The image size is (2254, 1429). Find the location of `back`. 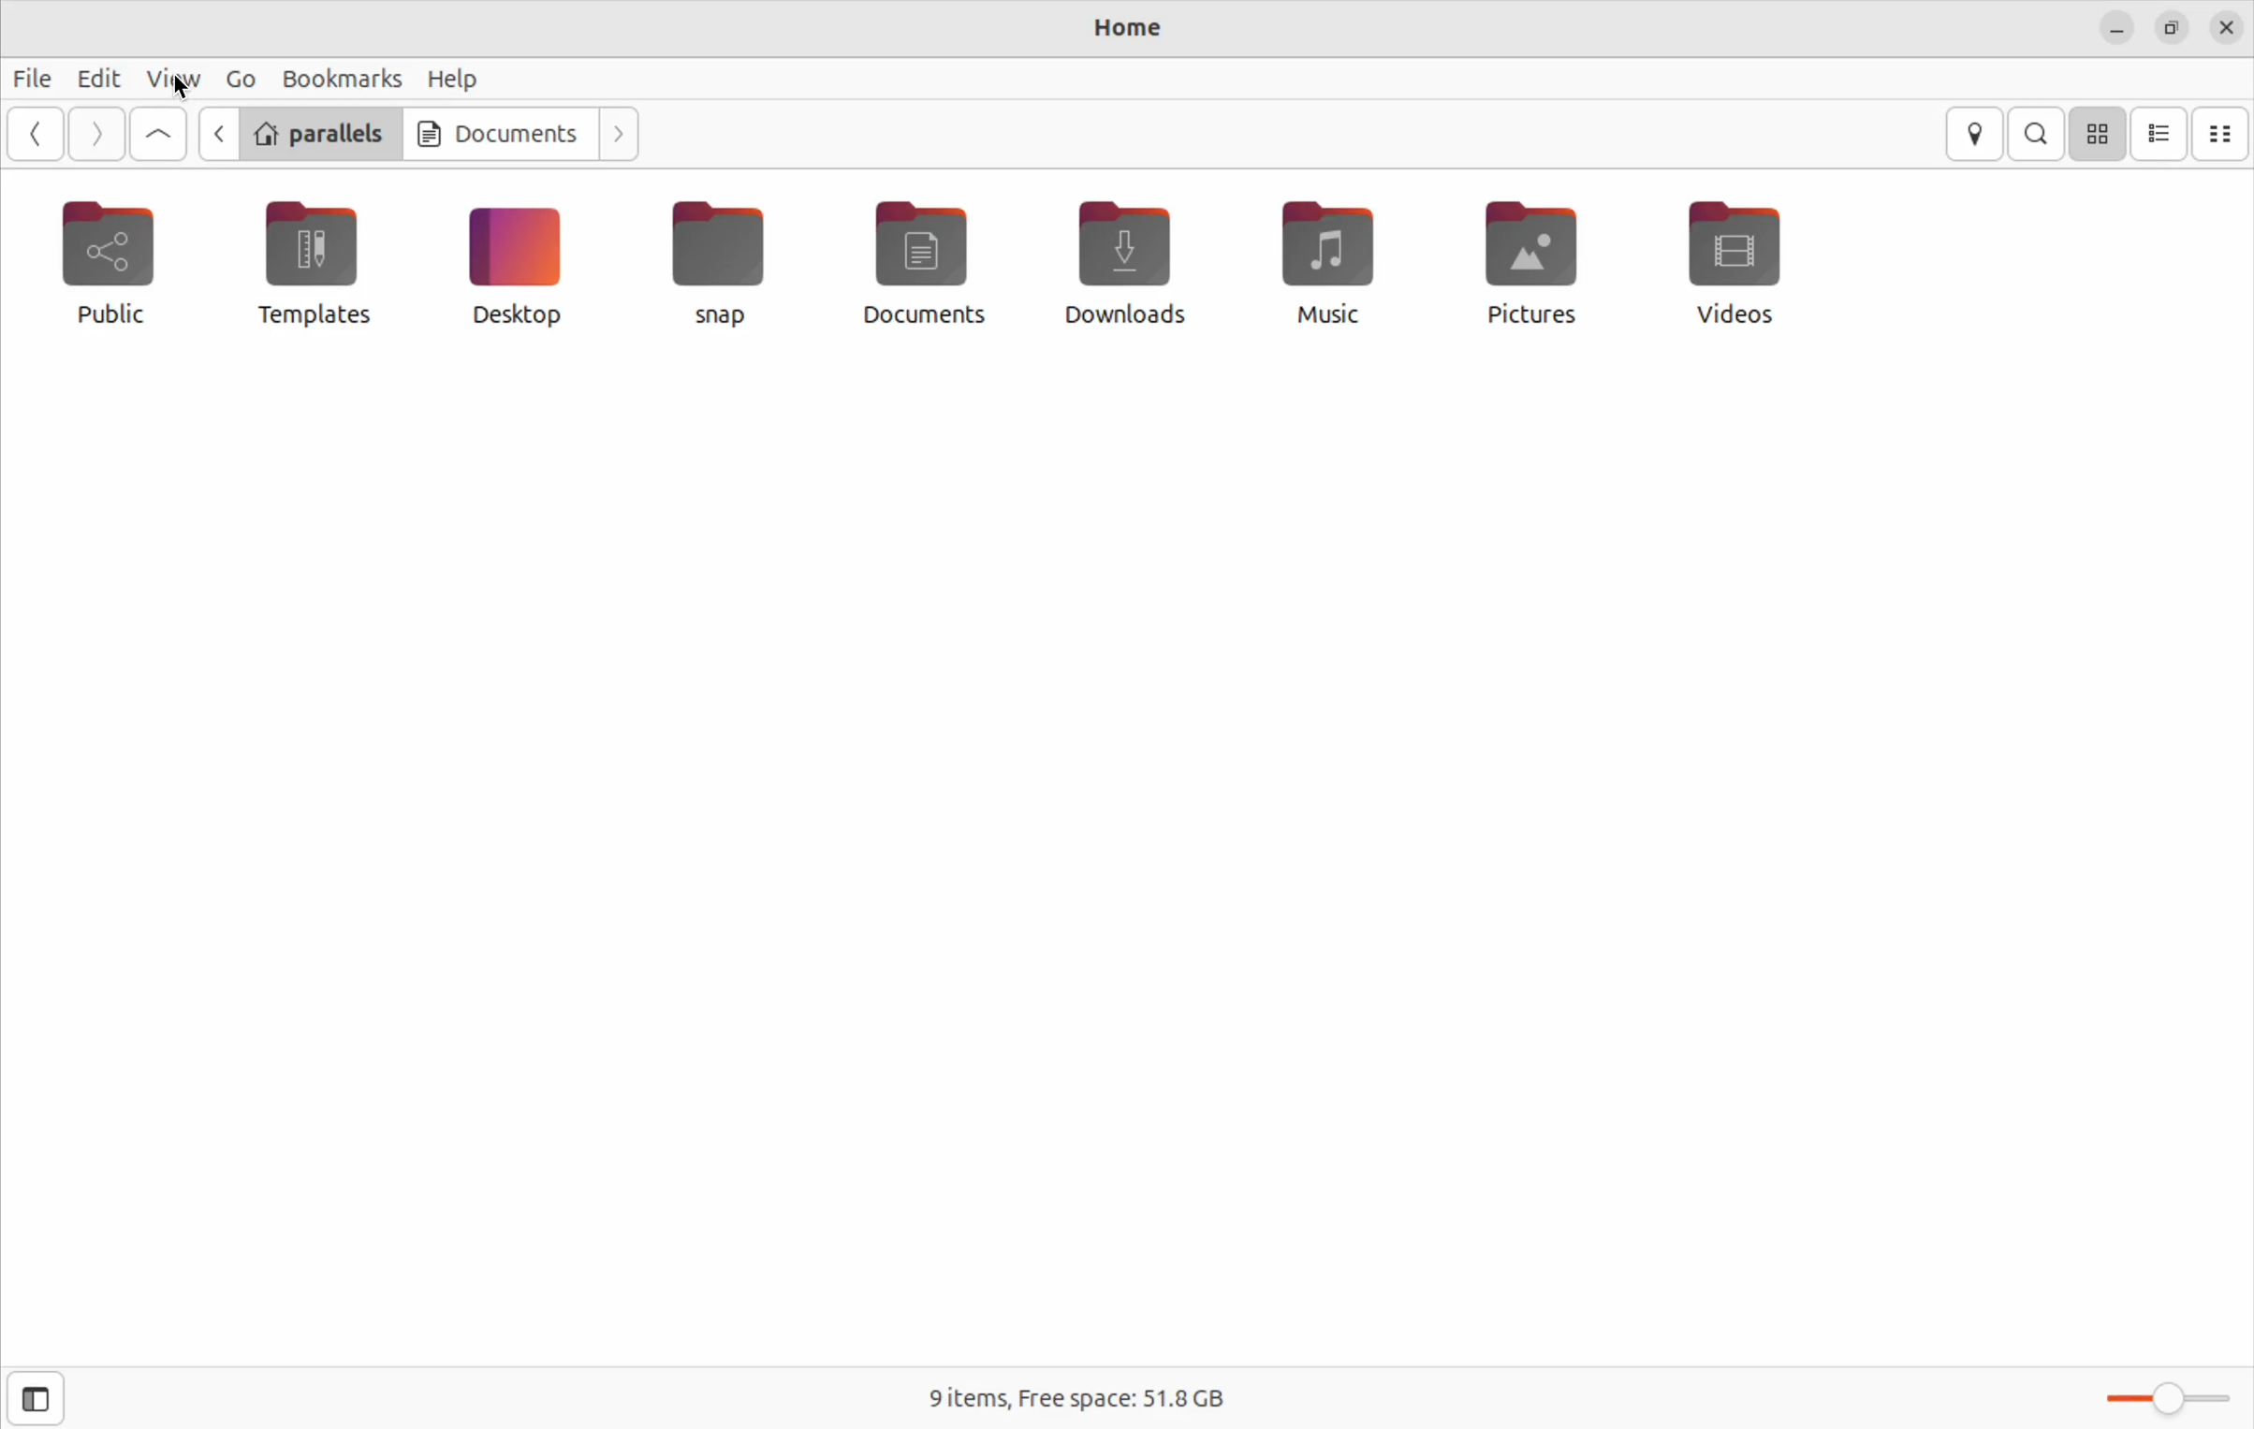

back is located at coordinates (36, 136).